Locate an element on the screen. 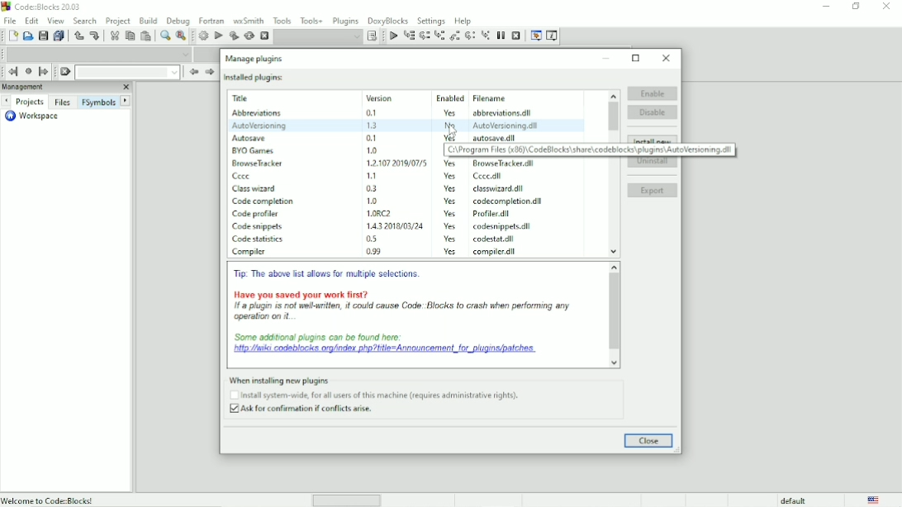  Yes is located at coordinates (450, 251).